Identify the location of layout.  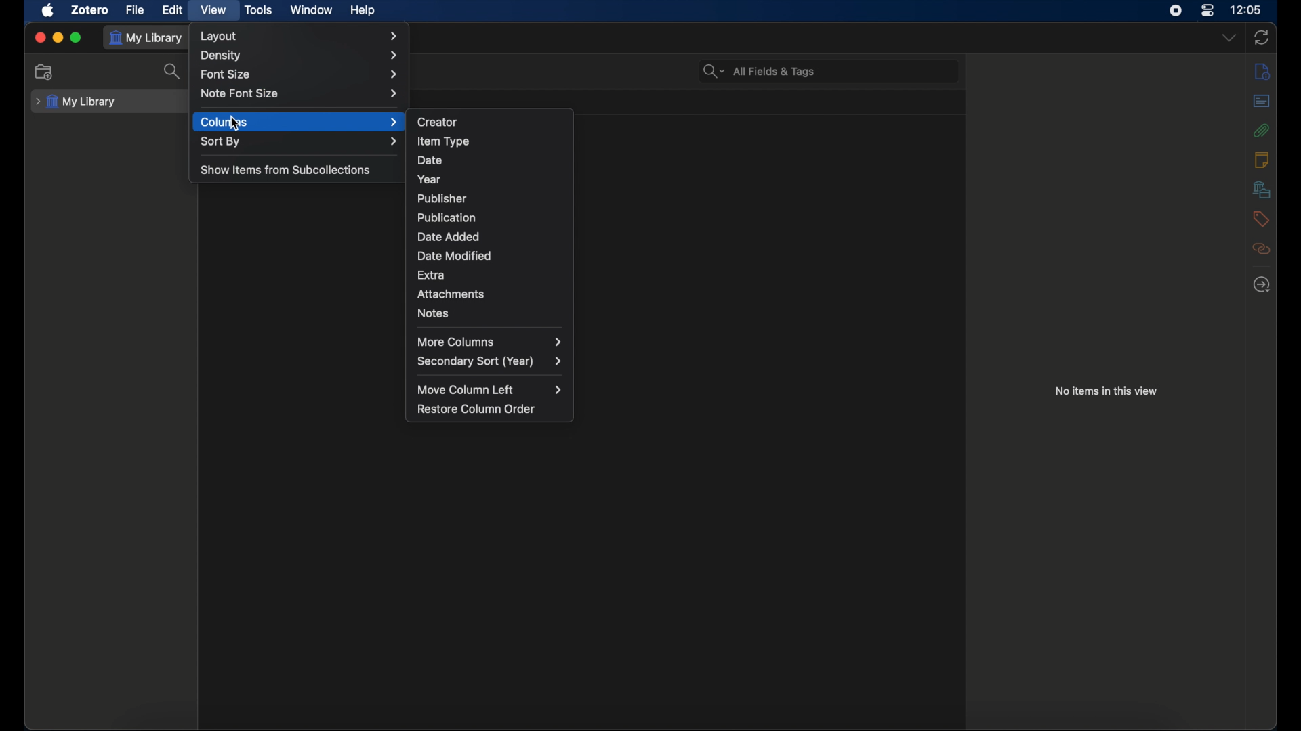
(298, 36).